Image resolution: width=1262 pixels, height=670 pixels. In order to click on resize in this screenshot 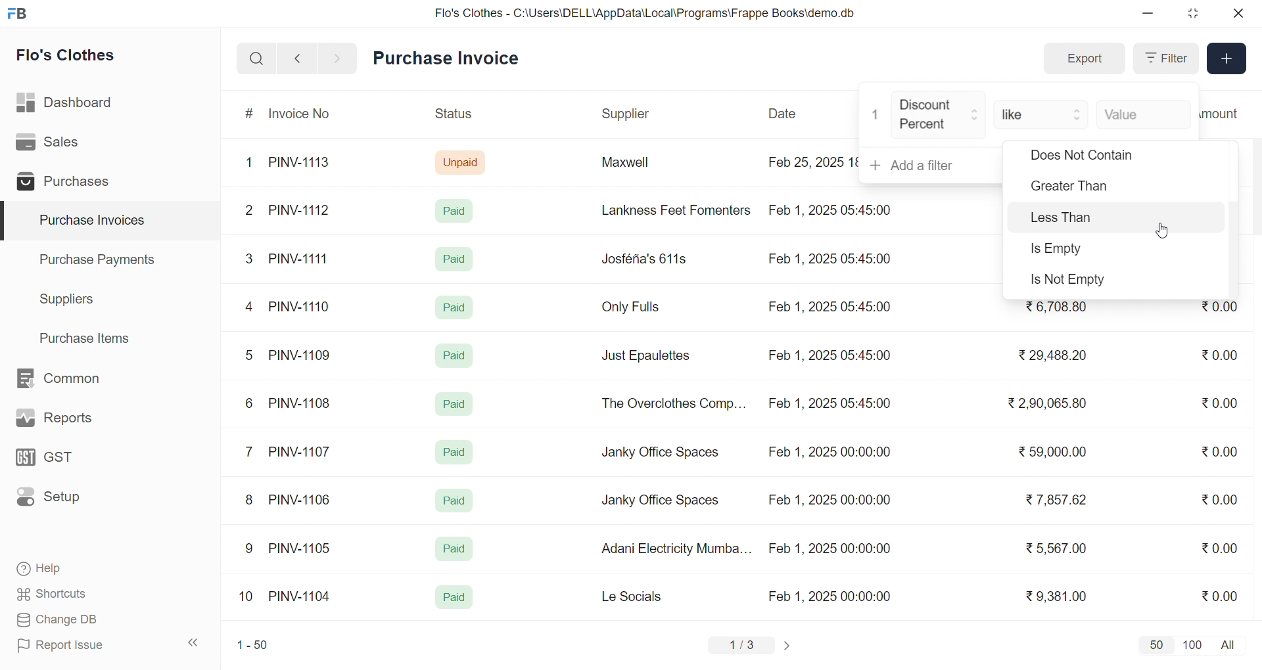, I will do `click(1192, 13)`.